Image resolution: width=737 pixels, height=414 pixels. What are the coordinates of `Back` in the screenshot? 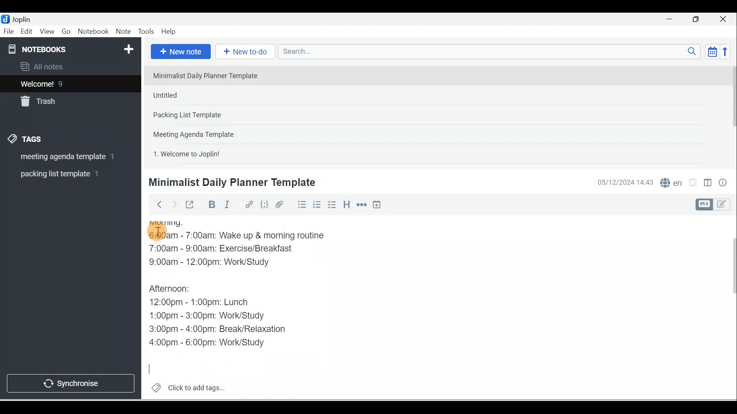 It's located at (156, 204).